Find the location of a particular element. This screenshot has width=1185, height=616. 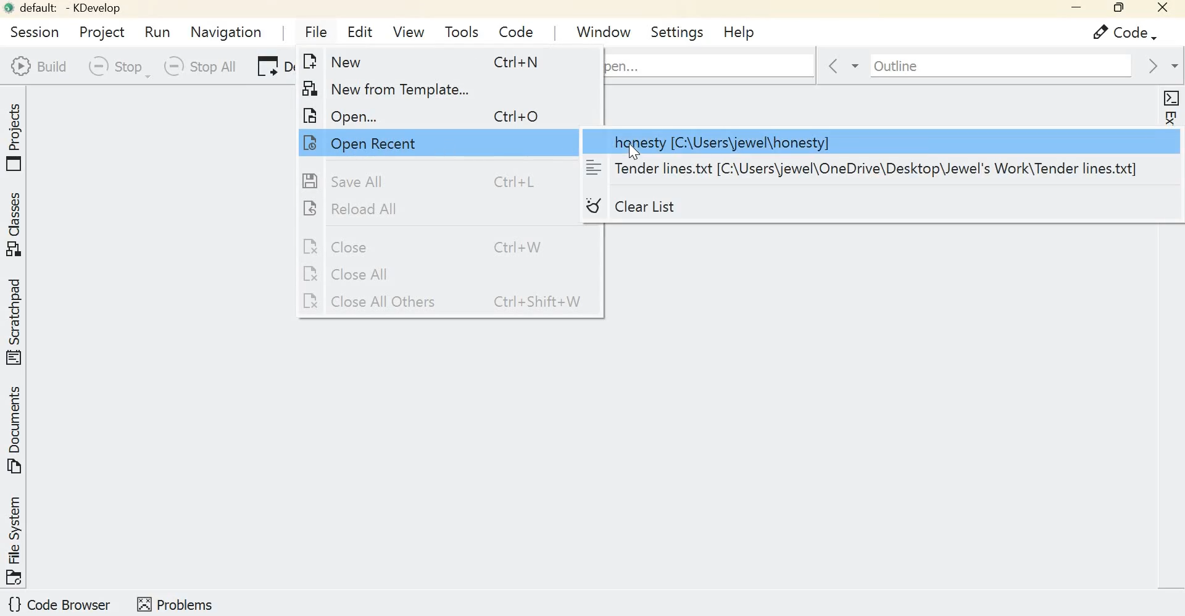

Stop all currently running jobs is located at coordinates (198, 67).